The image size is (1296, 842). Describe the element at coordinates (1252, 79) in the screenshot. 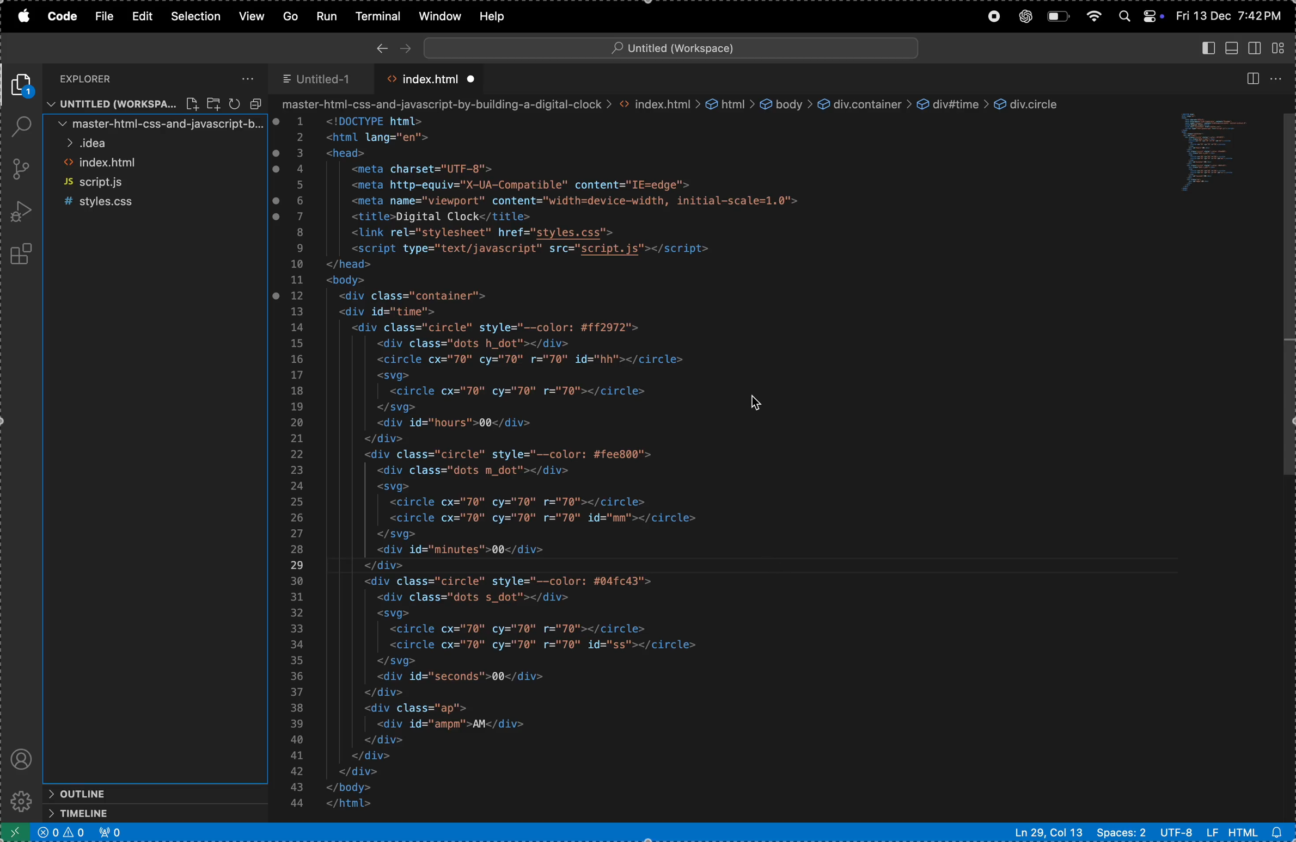

I see `split editor right` at that location.